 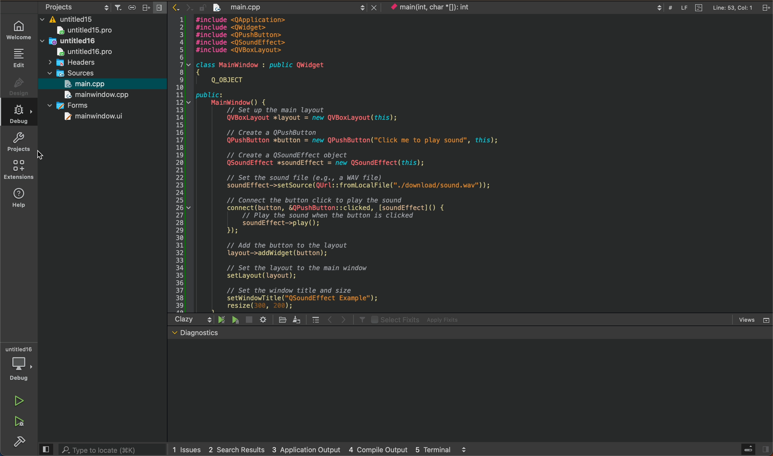 I want to click on , so click(x=73, y=40).